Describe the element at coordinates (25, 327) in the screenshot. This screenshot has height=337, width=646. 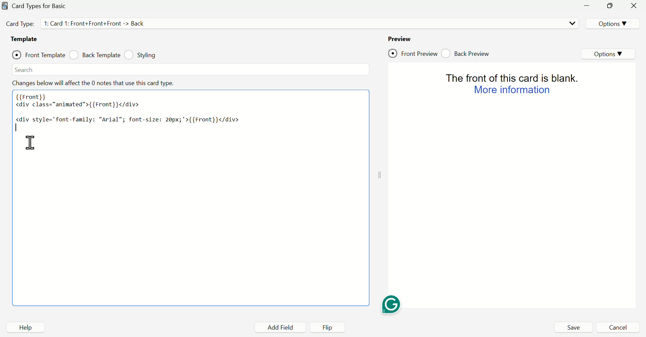
I see `Help` at that location.